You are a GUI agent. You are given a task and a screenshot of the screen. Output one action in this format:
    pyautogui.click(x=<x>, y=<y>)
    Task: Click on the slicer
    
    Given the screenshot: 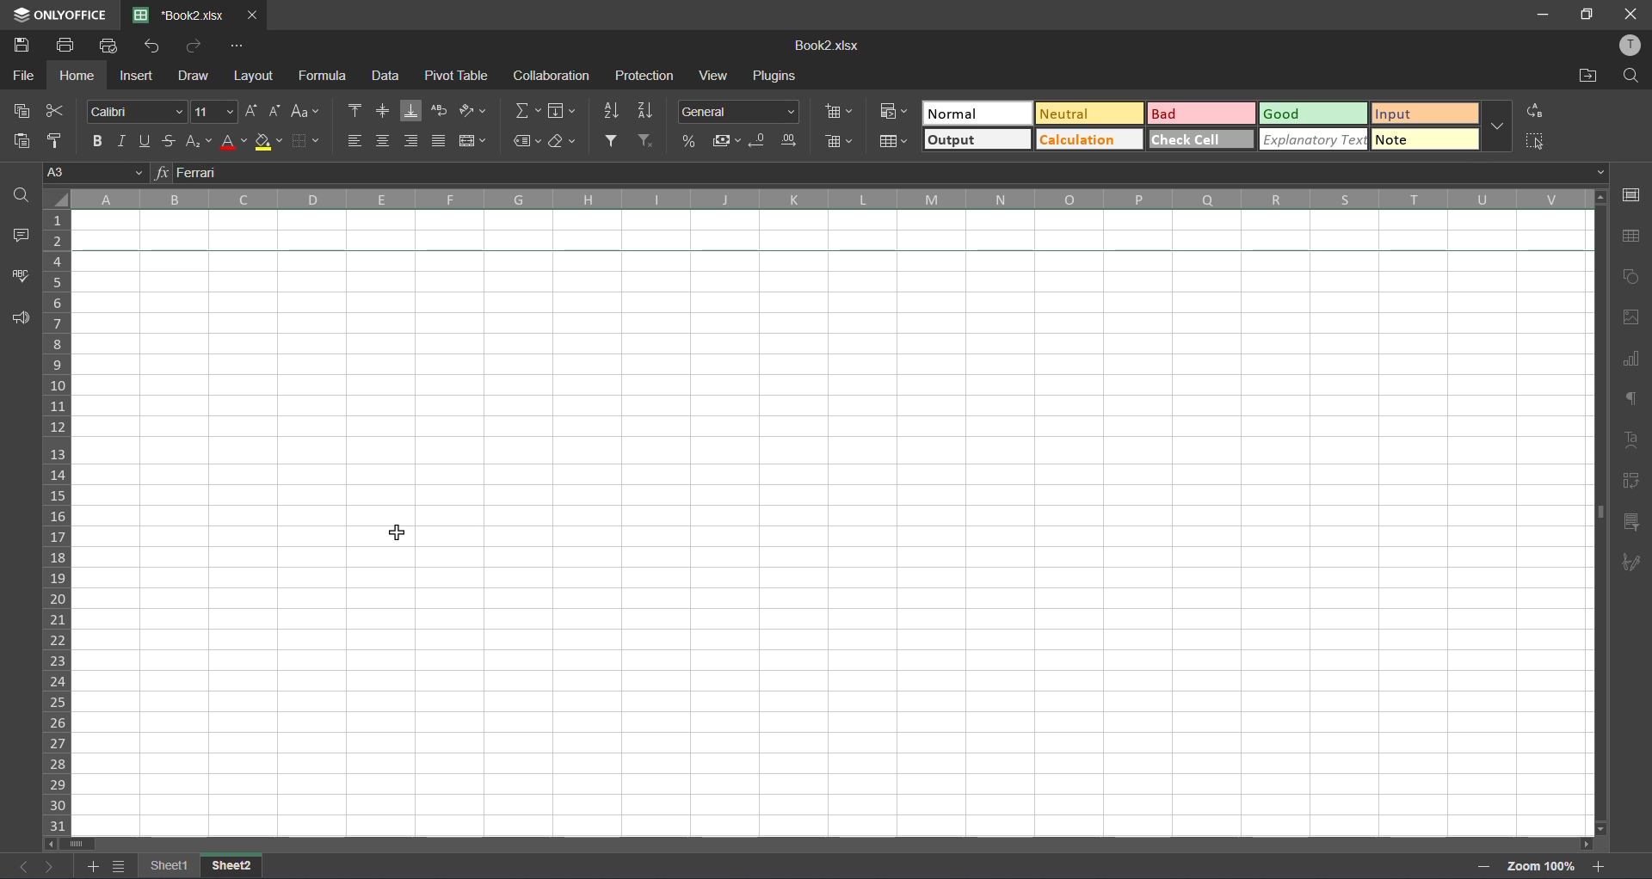 What is the action you would take?
    pyautogui.click(x=1632, y=522)
    